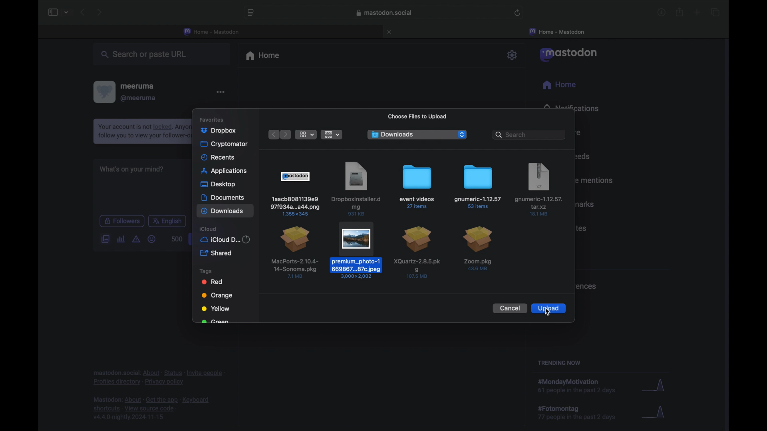 This screenshot has width=767, height=431. I want to click on next, so click(100, 12).